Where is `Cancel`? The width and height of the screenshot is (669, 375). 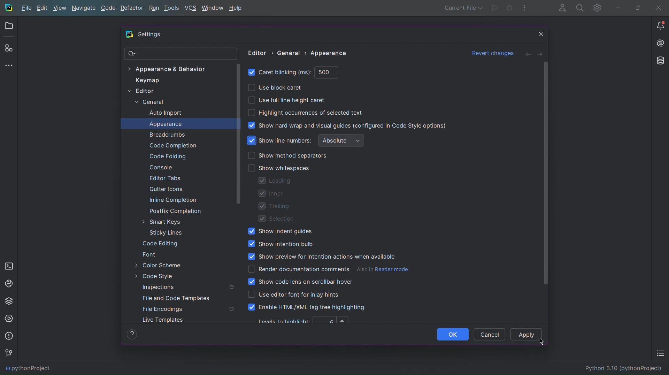
Cancel is located at coordinates (490, 334).